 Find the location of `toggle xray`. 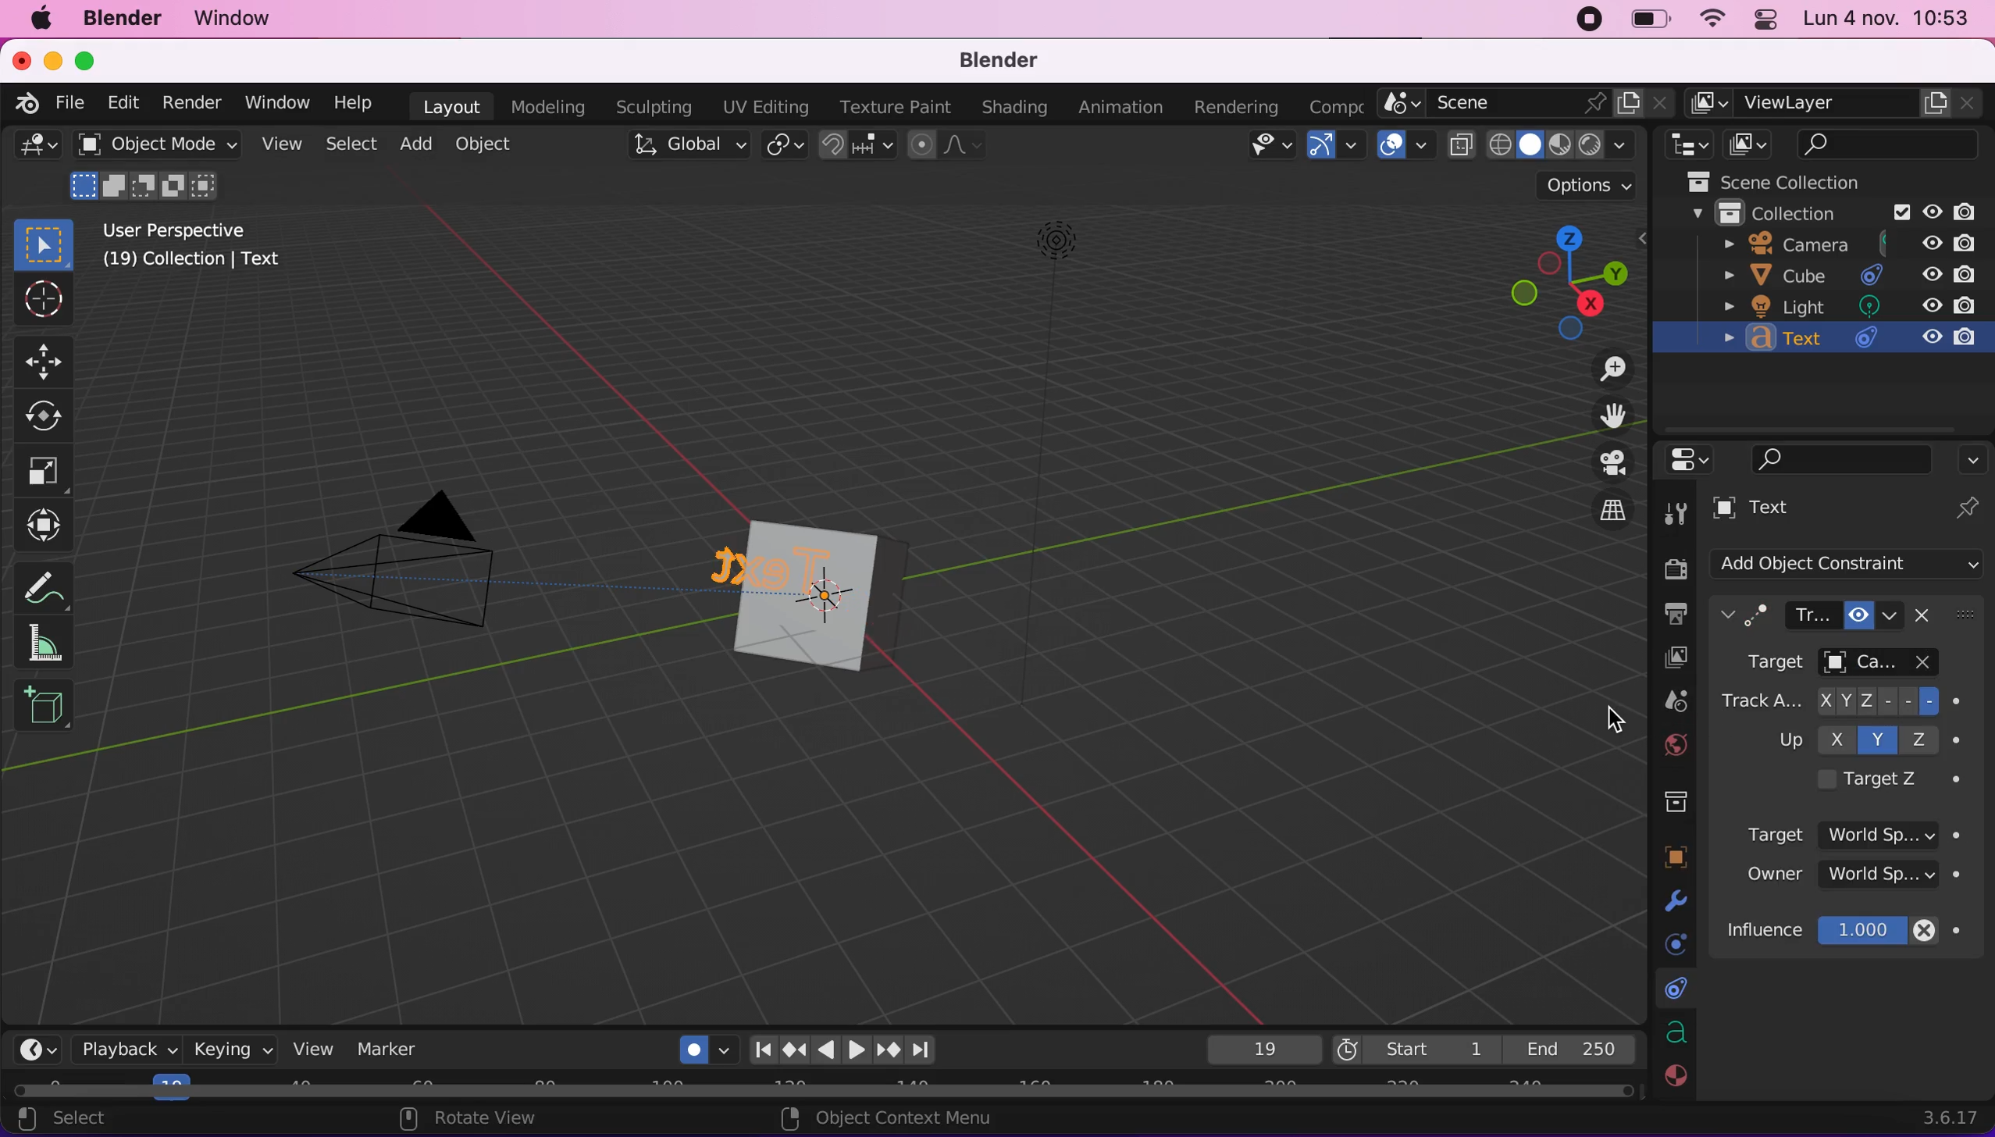

toggle xray is located at coordinates (1460, 154).